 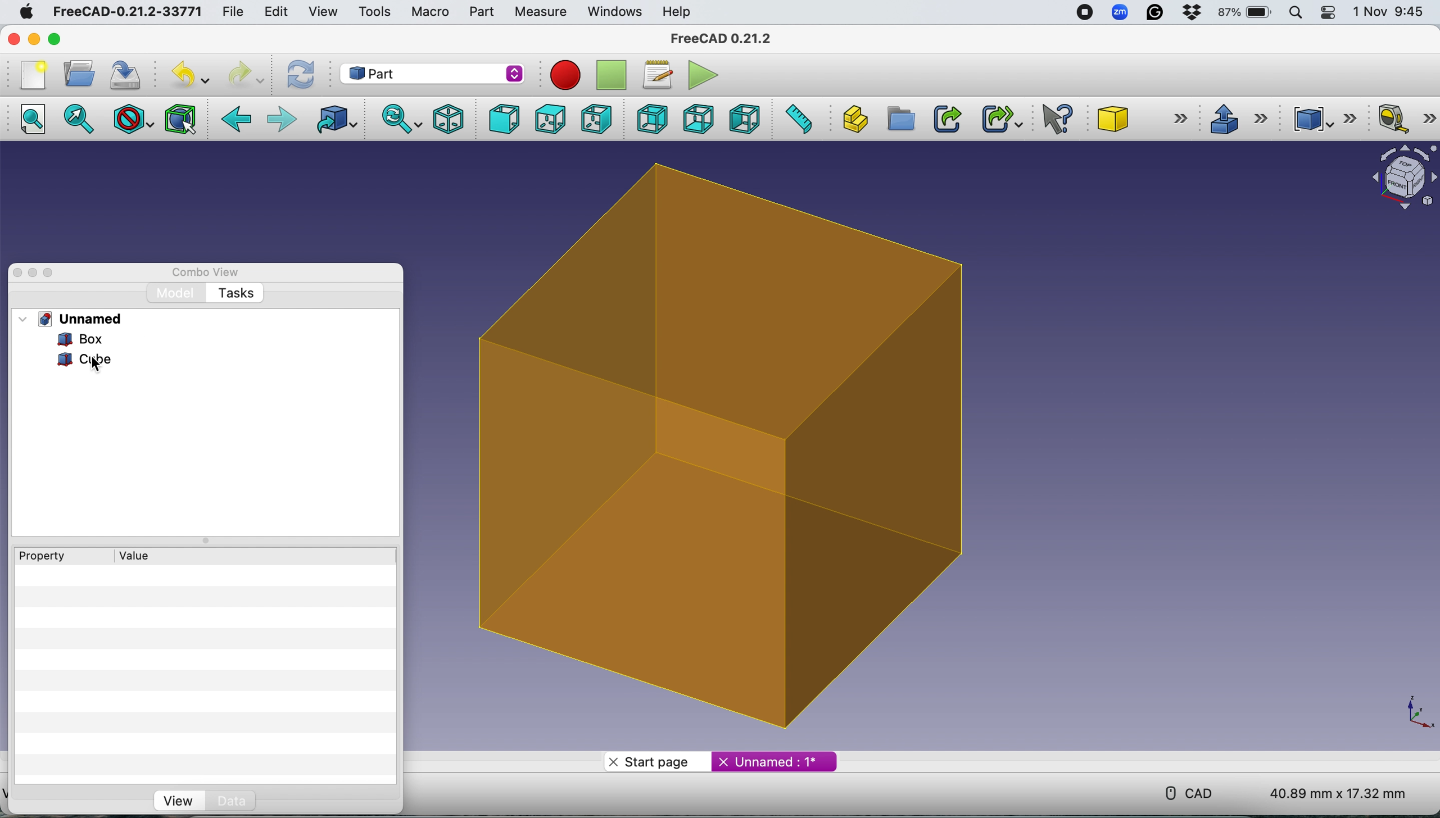 What do you see at coordinates (1391, 12) in the screenshot?
I see `1 Nov 9:45` at bounding box center [1391, 12].